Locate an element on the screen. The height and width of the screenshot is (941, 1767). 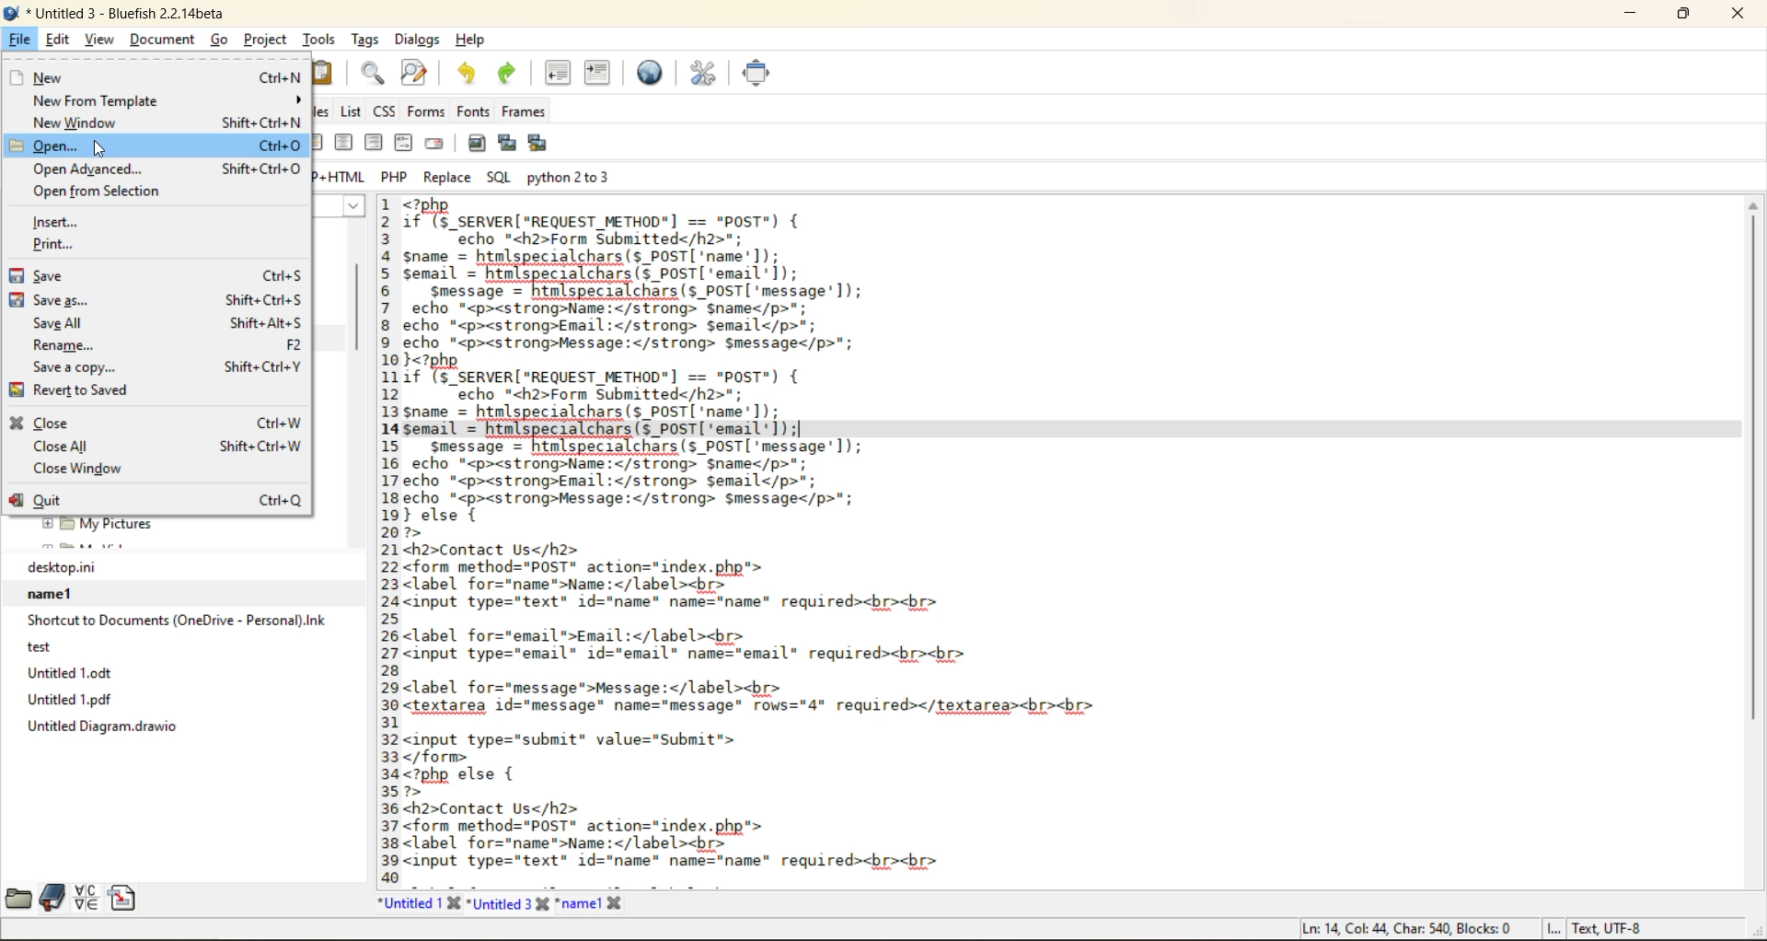
save as is located at coordinates (156, 300).